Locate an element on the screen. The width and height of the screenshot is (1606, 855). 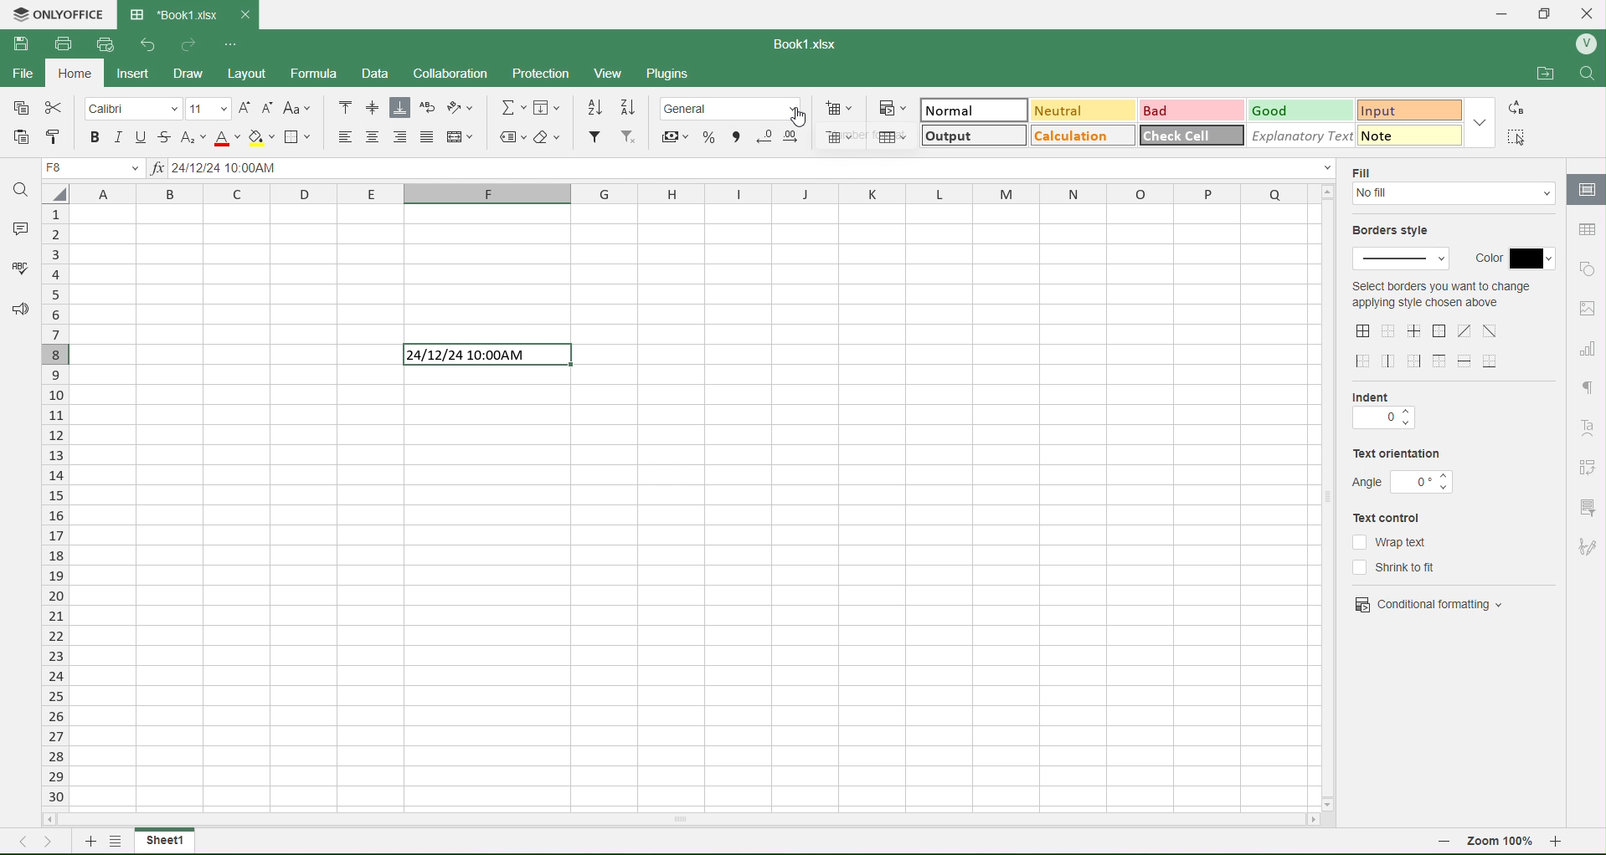
text orientation is located at coordinates (1398, 455).